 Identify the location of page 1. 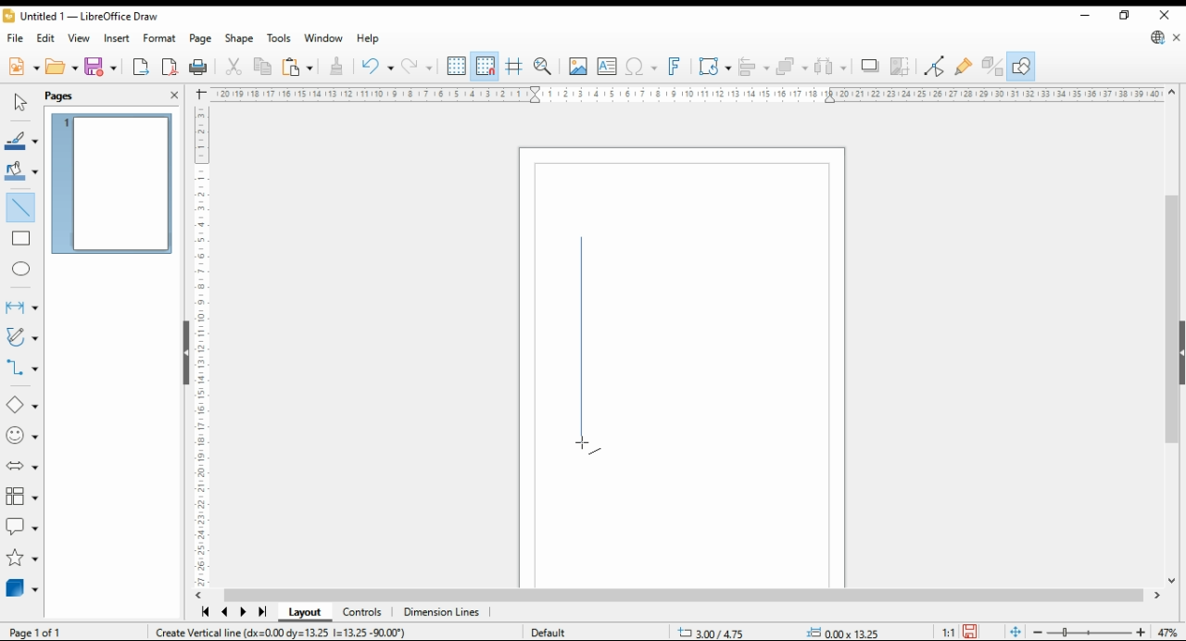
(114, 184).